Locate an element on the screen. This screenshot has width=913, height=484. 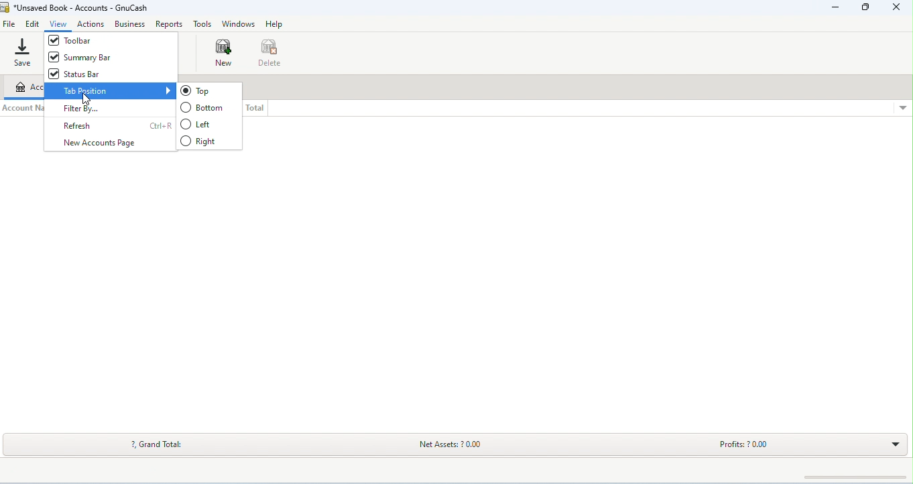
edit is located at coordinates (33, 25).